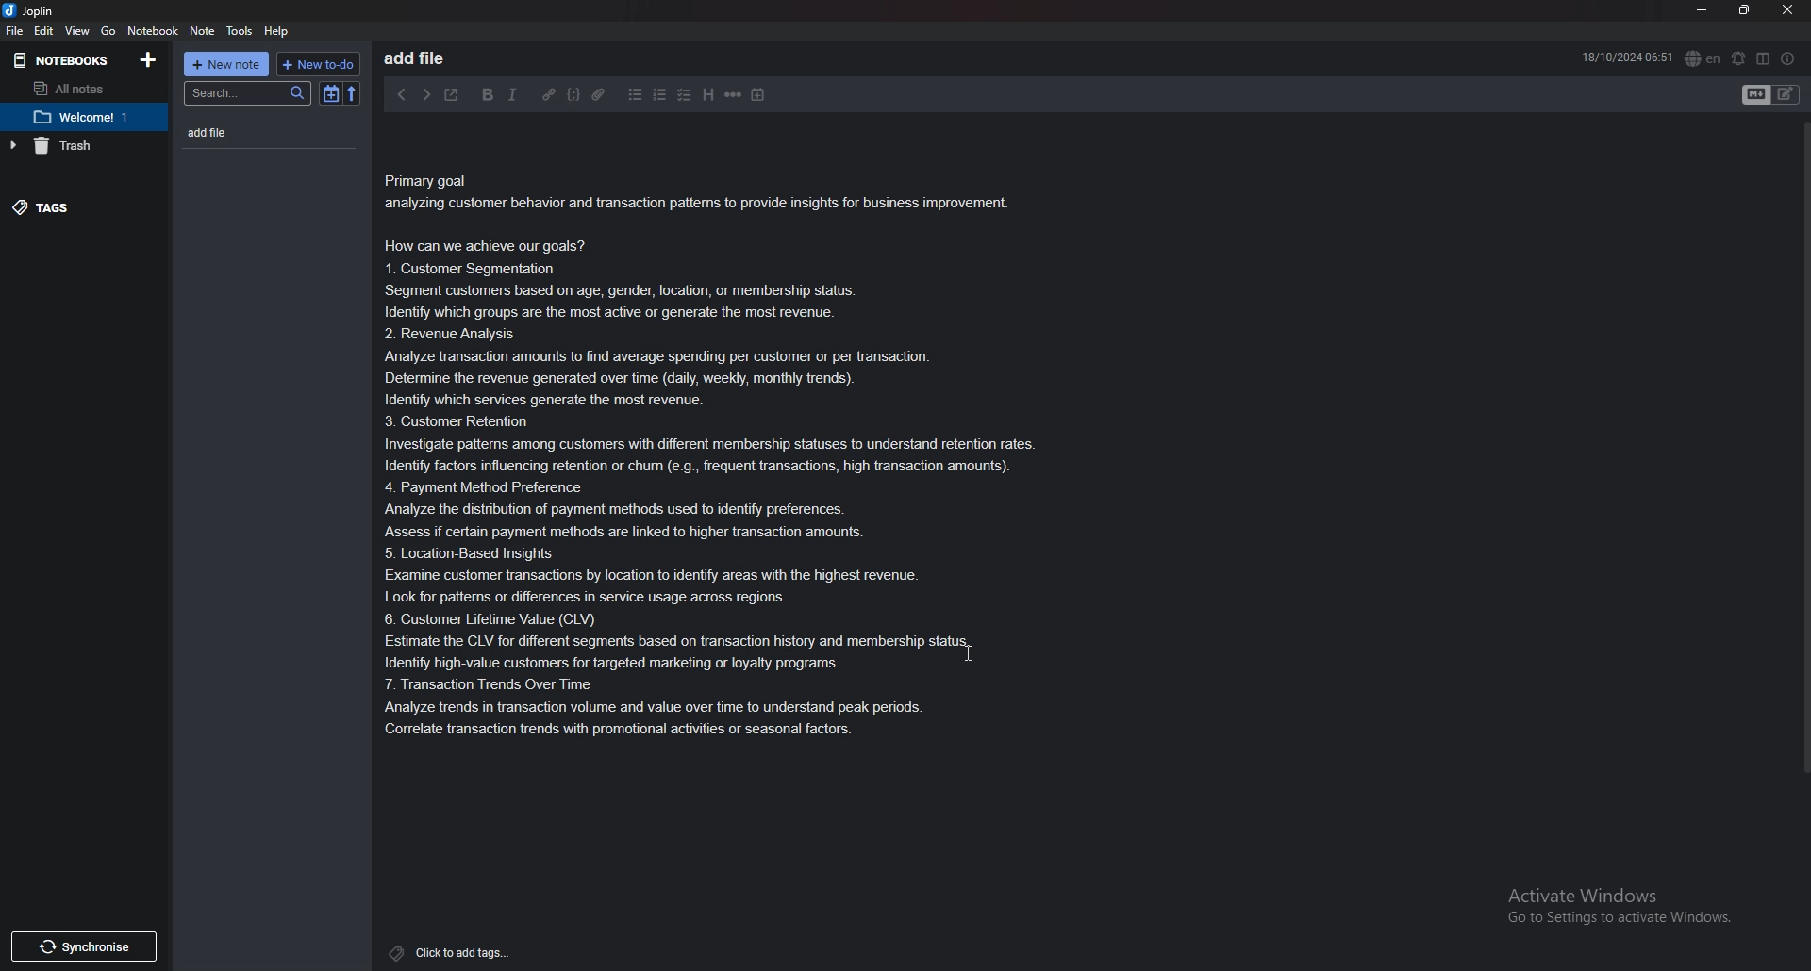 The width and height of the screenshot is (1811, 971). I want to click on Set language, so click(1701, 59).